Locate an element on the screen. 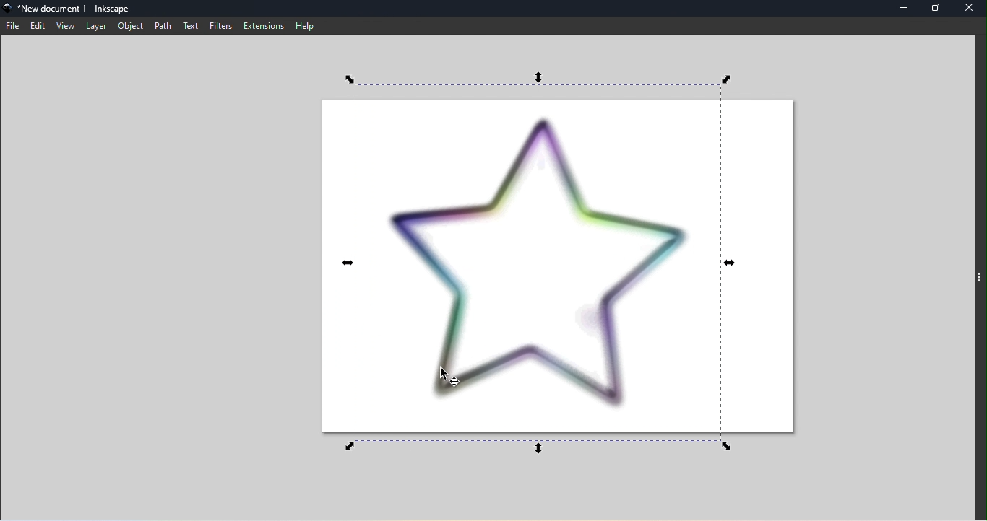 Image resolution: width=987 pixels, height=521 pixels. Canvas is located at coordinates (551, 263).